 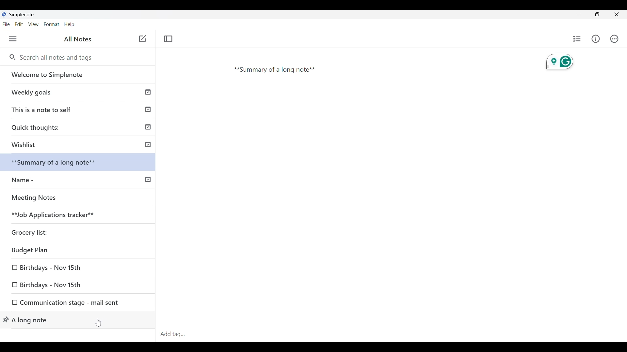 I want to click on Welcome to Simplenote, so click(x=78, y=75).